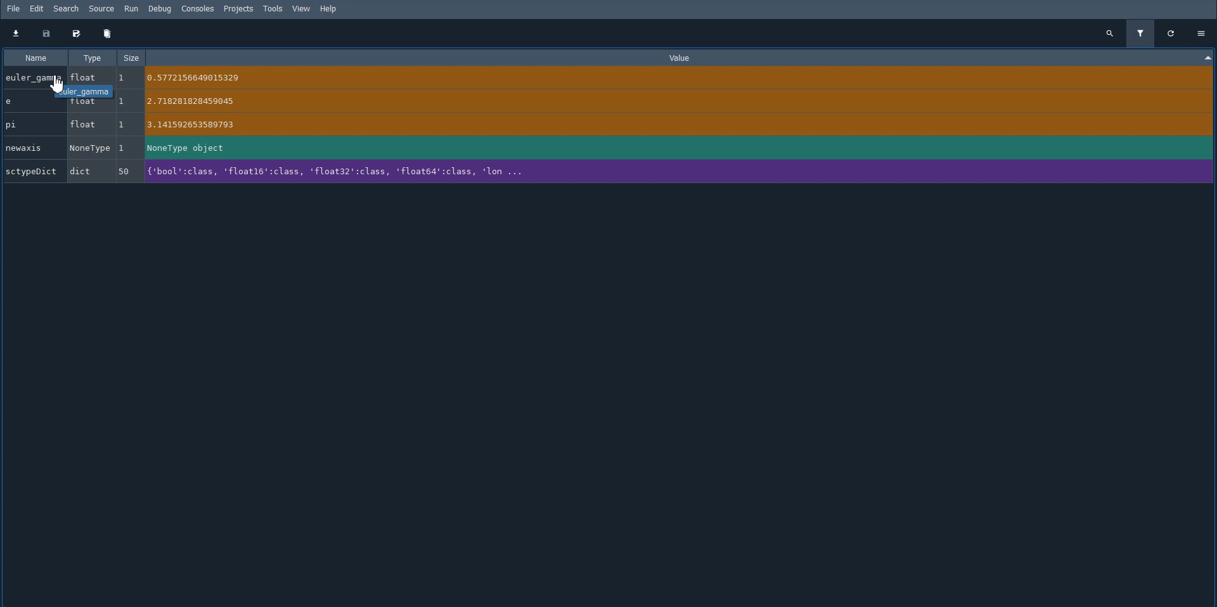 This screenshot has height=607, width=1217. I want to click on Cursor, so click(54, 82).